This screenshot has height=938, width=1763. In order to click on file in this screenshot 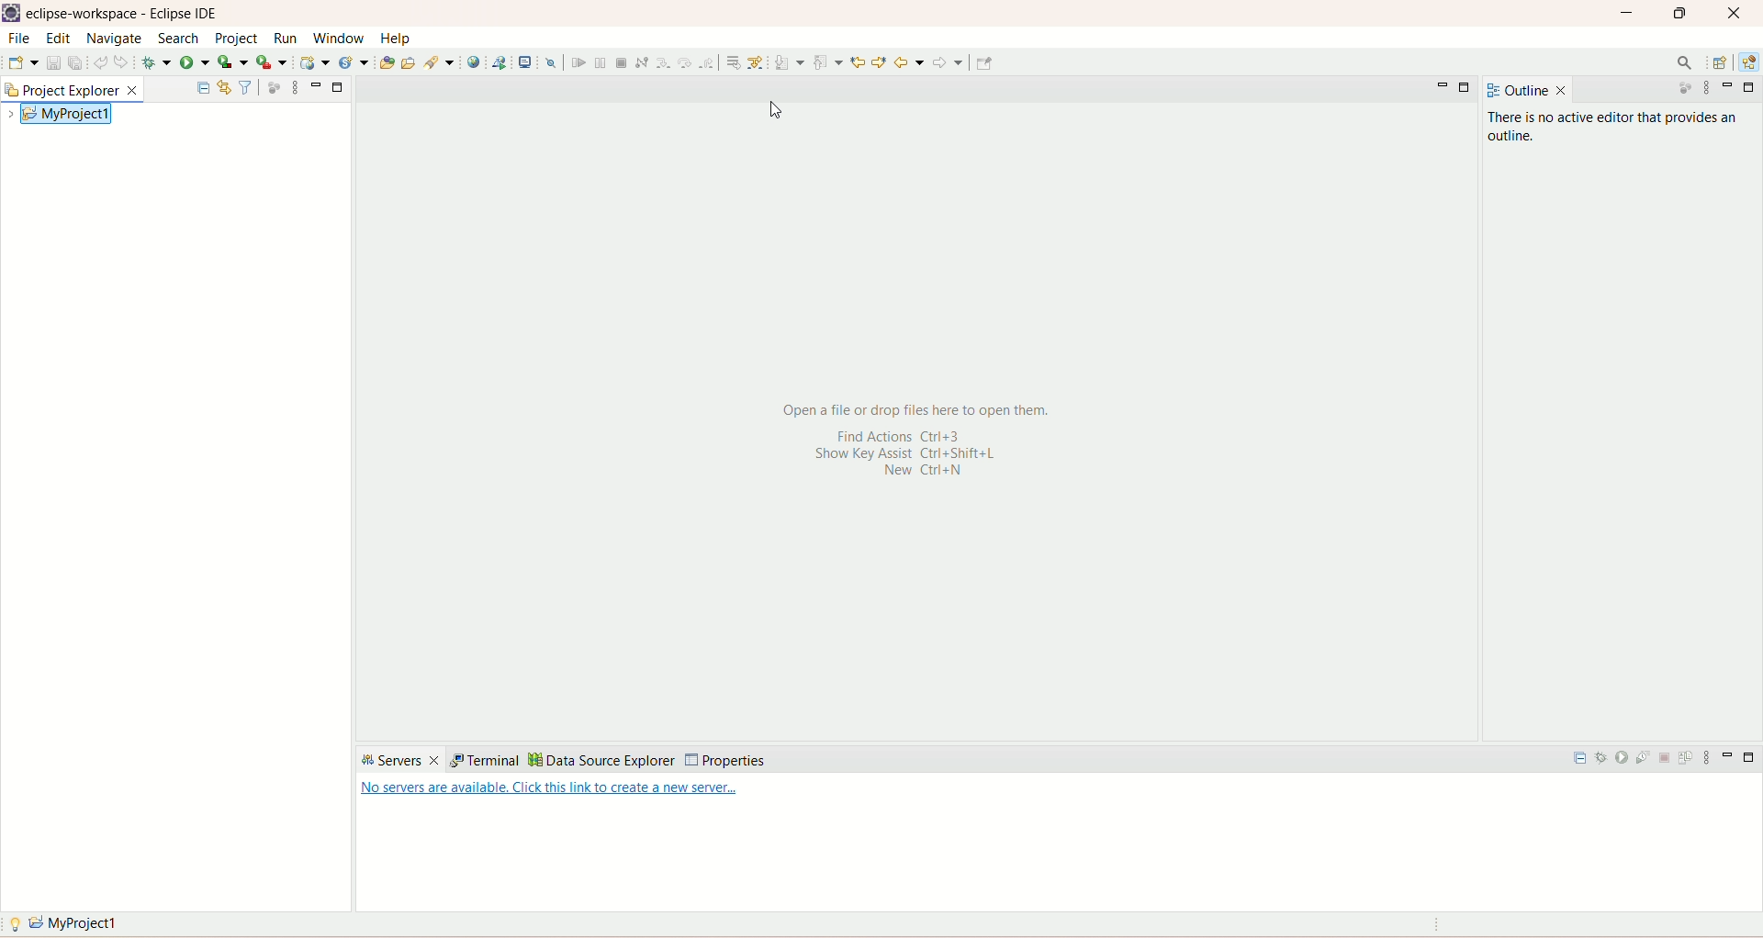, I will do `click(17, 39)`.